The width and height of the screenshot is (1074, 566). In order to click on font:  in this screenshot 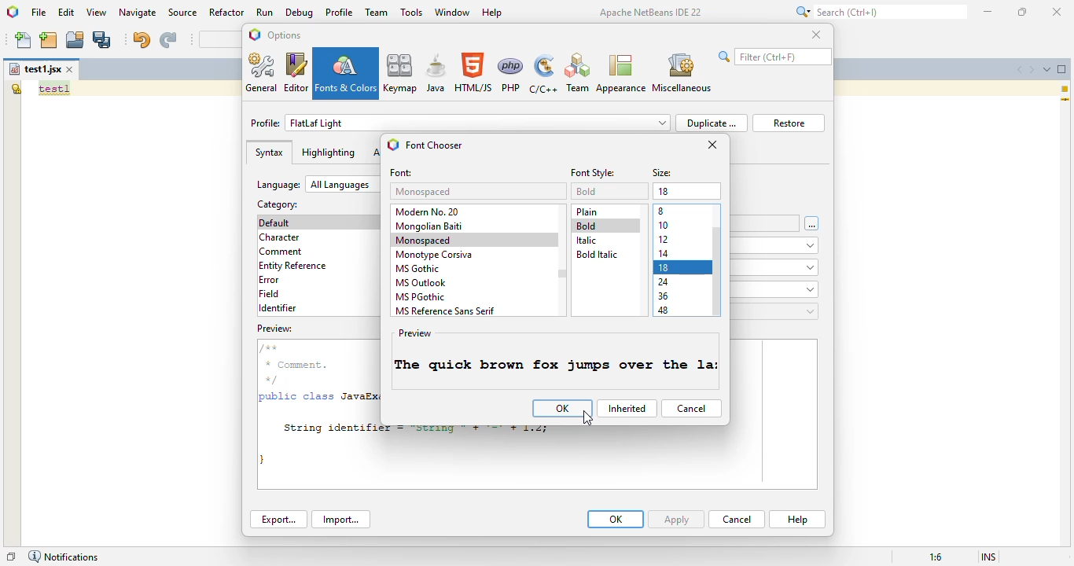, I will do `click(402, 174)`.